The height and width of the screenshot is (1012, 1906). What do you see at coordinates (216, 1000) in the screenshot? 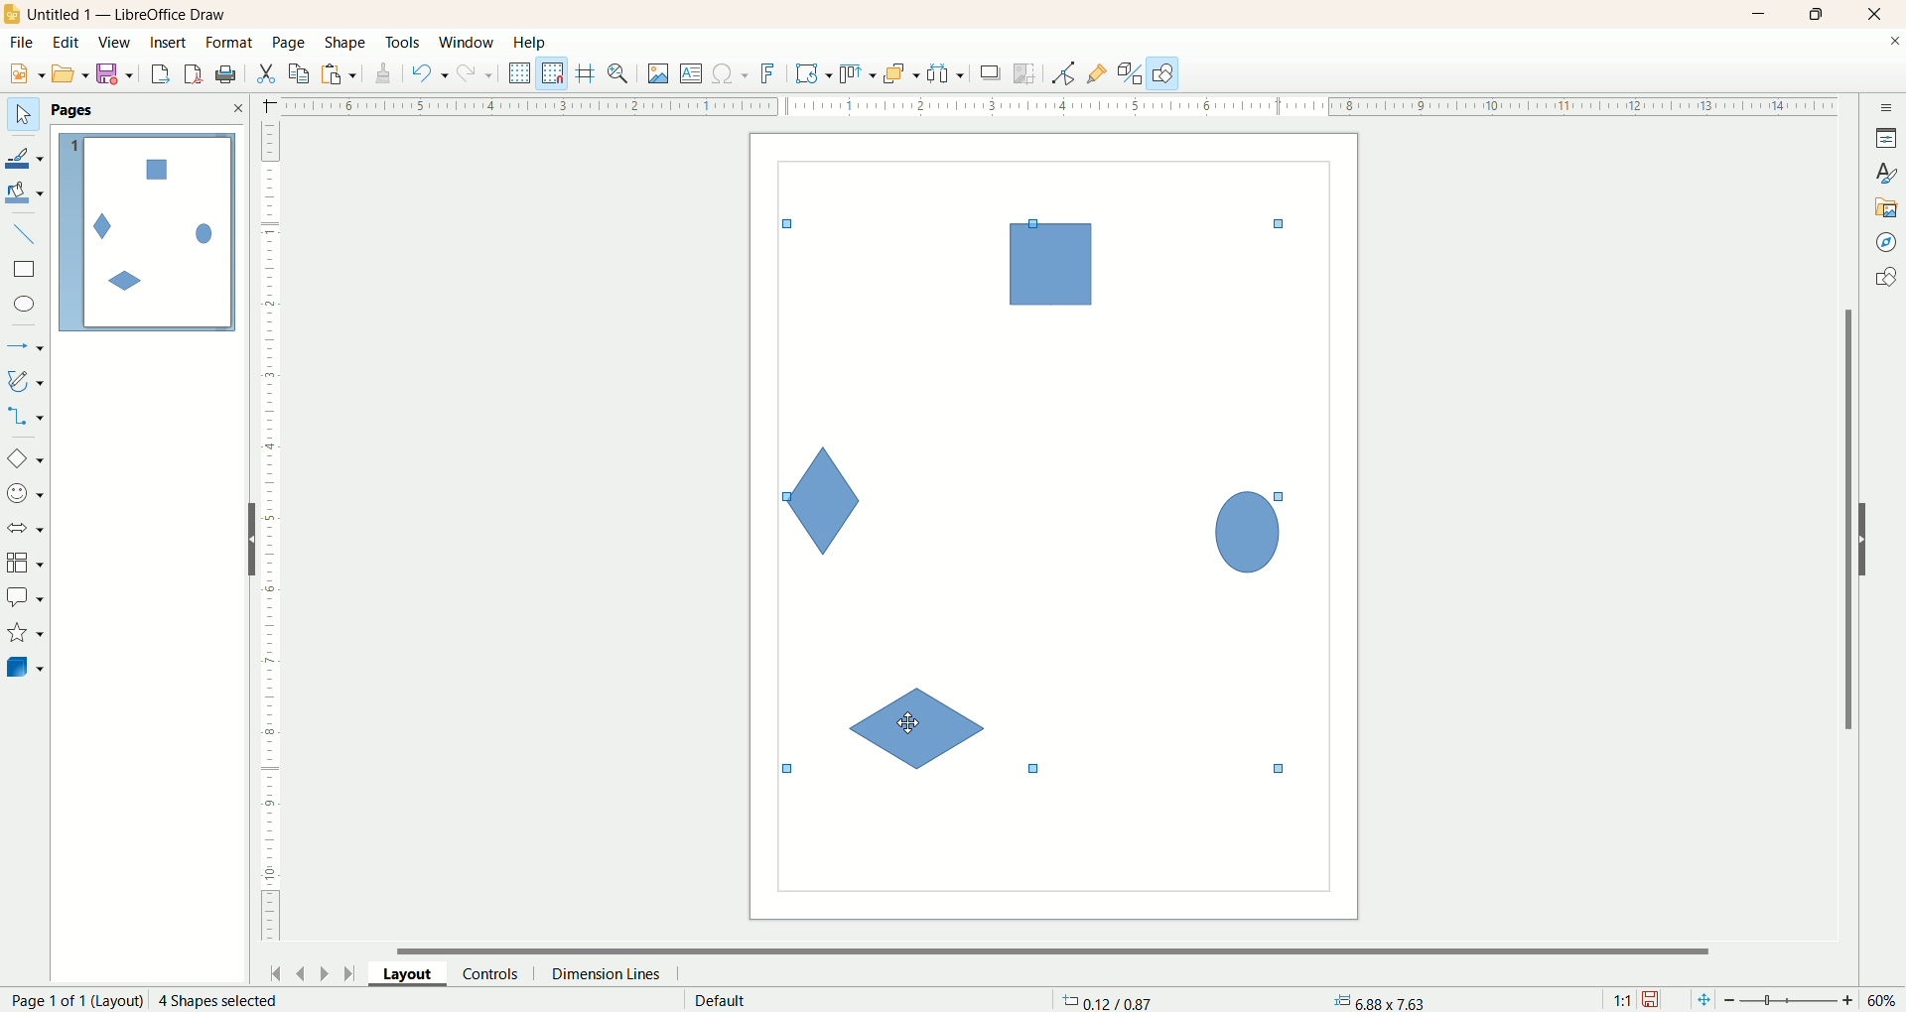
I see `2 Shape selected` at bounding box center [216, 1000].